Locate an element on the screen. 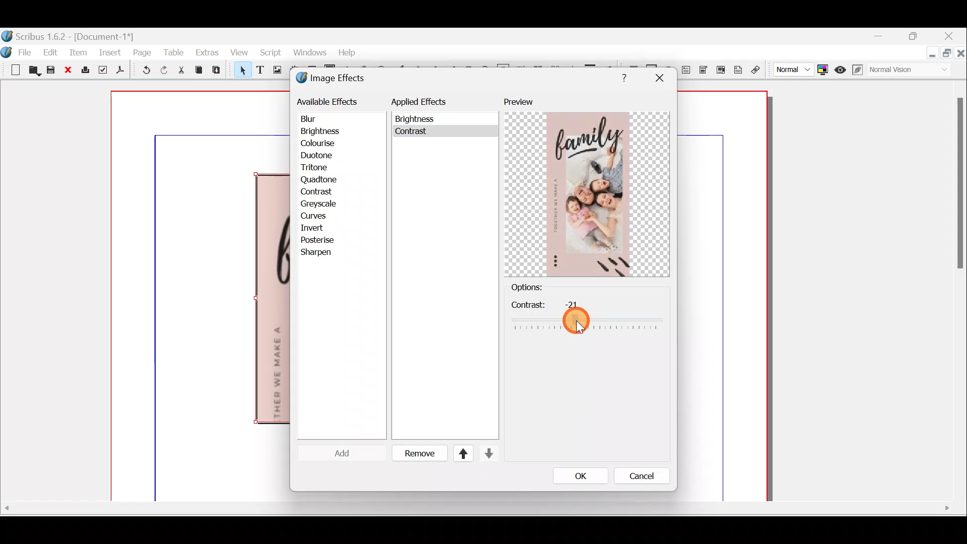 The height and width of the screenshot is (544, 967). Close is located at coordinates (69, 71).